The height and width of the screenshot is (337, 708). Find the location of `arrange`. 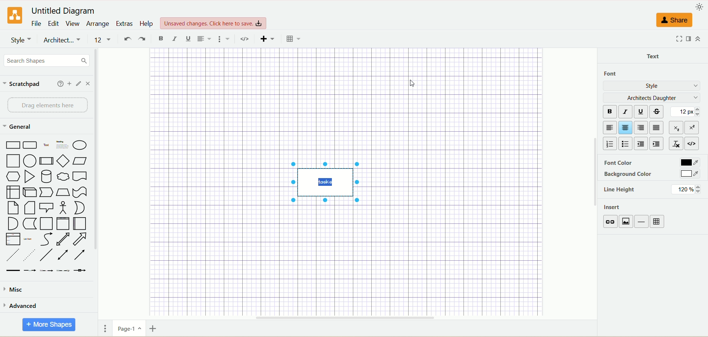

arrange is located at coordinates (97, 24).